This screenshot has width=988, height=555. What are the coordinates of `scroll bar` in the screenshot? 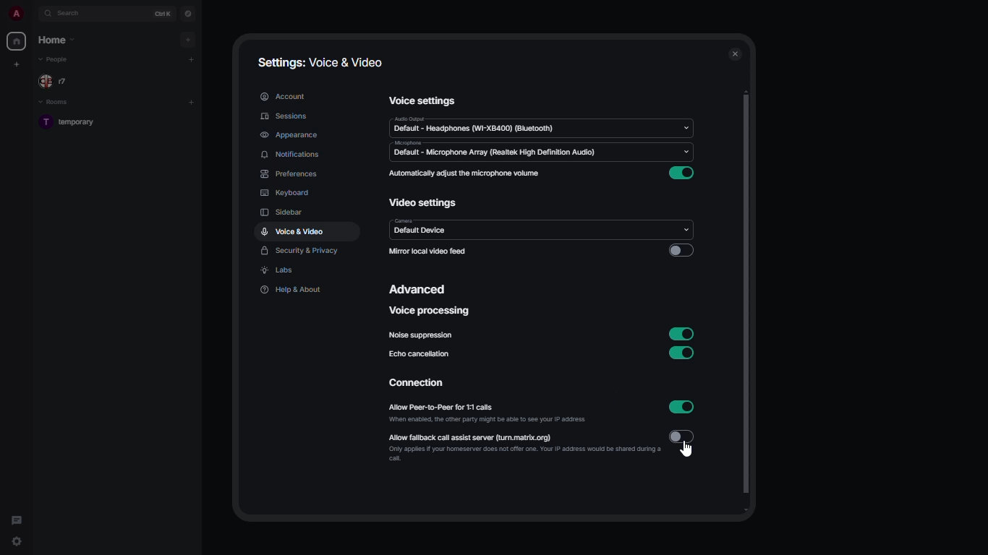 It's located at (744, 304).